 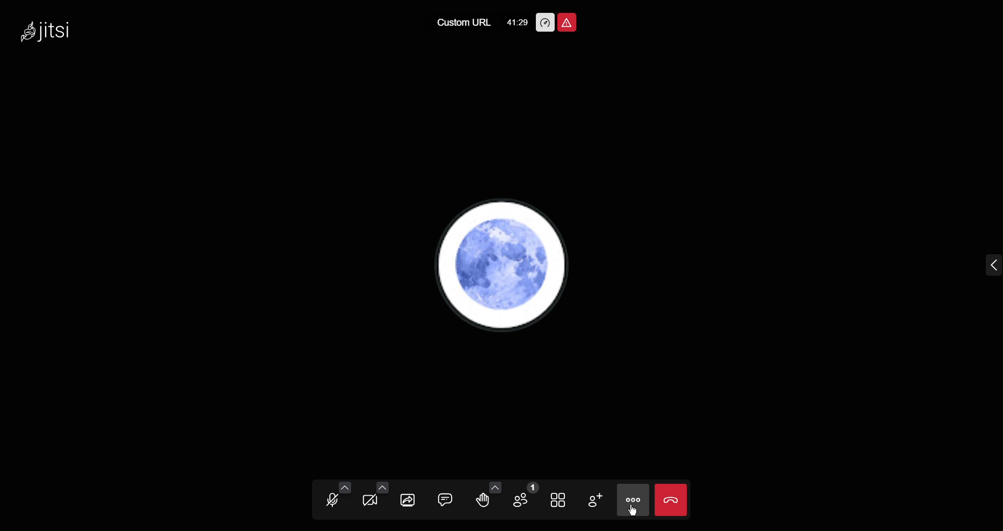 I want to click on Custom URL, so click(x=462, y=21).